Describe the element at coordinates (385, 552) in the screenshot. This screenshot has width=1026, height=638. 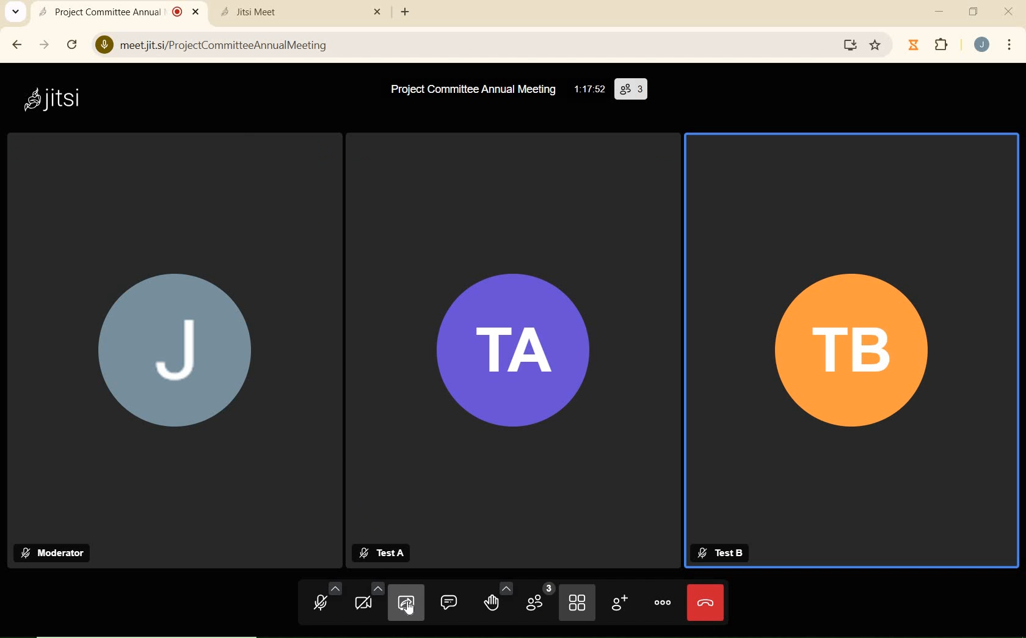
I see `Test A` at that location.